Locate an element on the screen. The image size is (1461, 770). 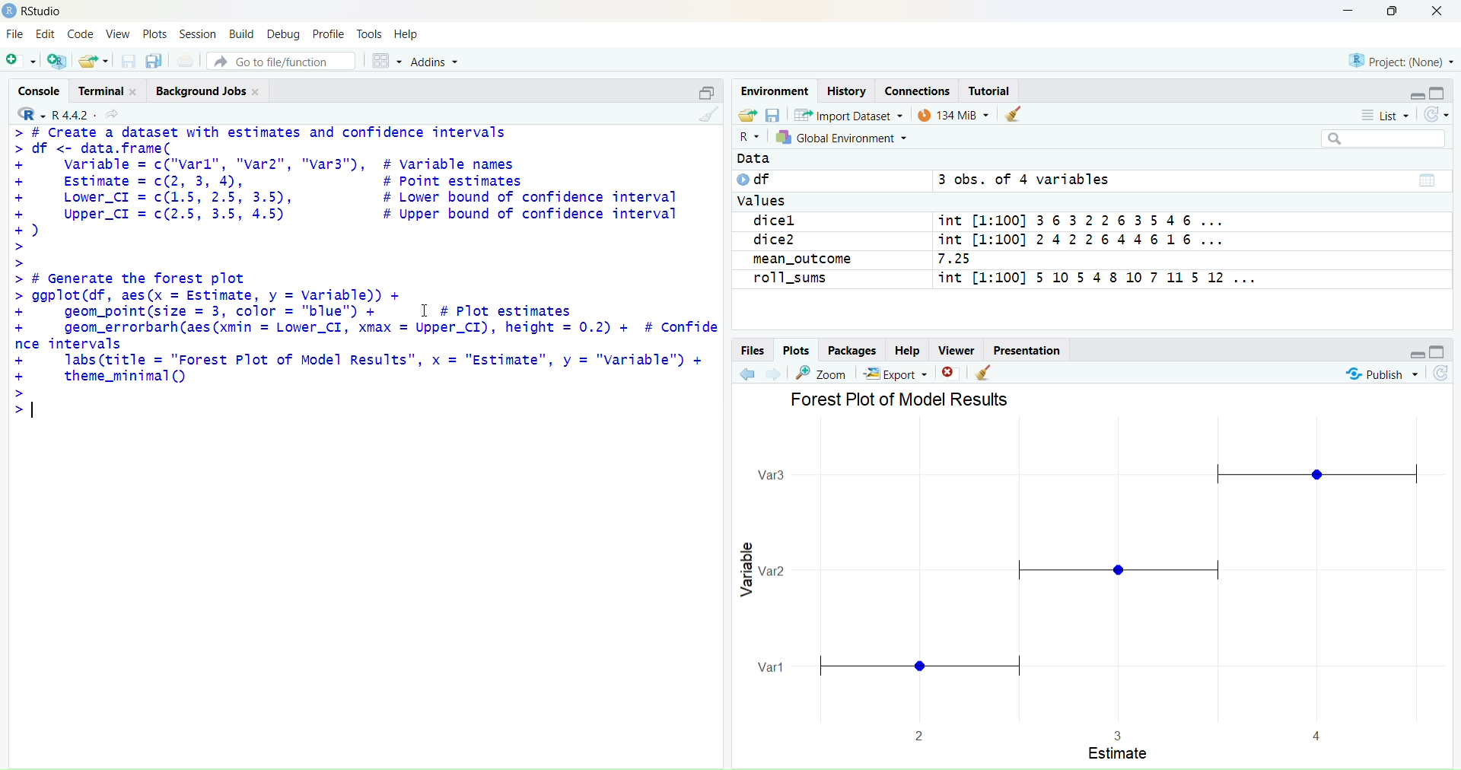
maximize is located at coordinates (1440, 352).